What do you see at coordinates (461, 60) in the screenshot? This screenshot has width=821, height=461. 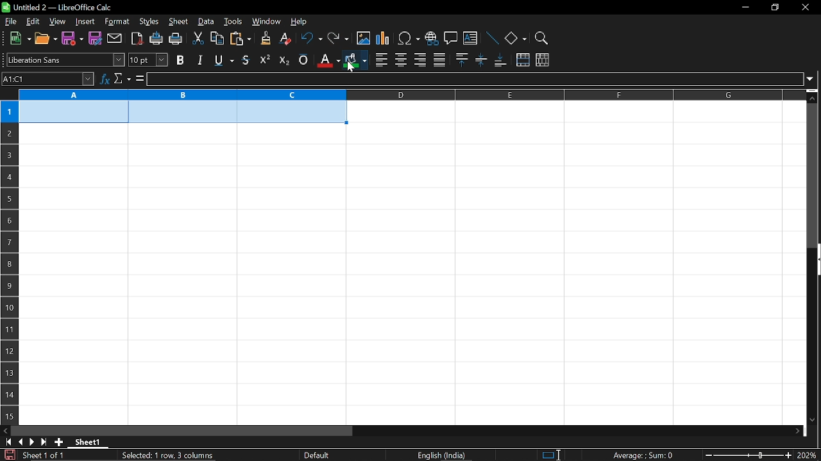 I see `align top` at bounding box center [461, 60].